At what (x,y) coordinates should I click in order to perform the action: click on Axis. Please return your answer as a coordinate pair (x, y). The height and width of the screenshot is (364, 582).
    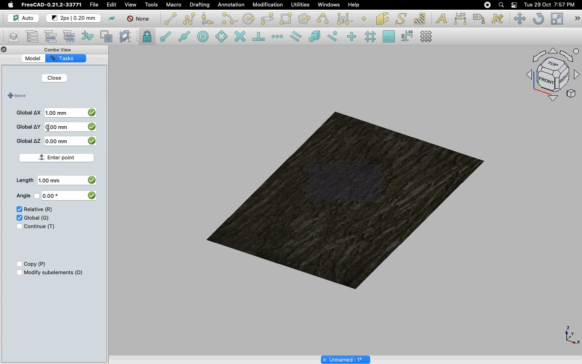
    Looking at the image, I should click on (570, 334).